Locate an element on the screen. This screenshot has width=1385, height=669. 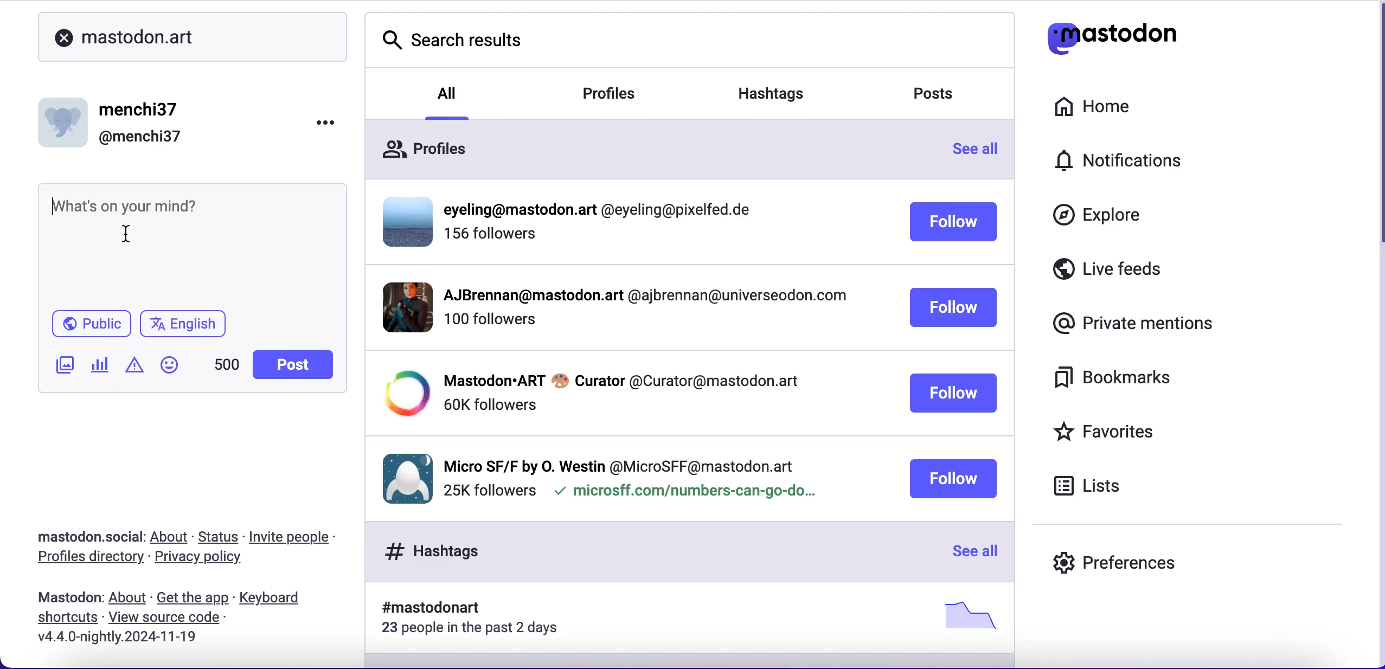
preferences is located at coordinates (1118, 558).